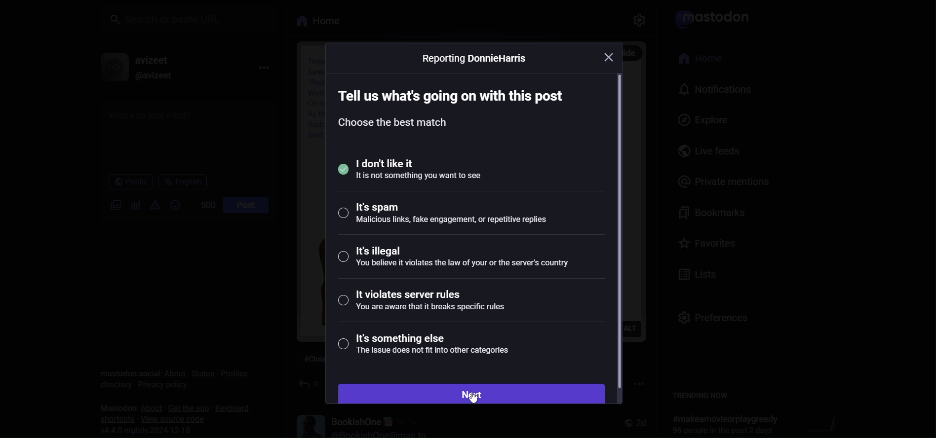  I want to click on private mention, so click(720, 180).